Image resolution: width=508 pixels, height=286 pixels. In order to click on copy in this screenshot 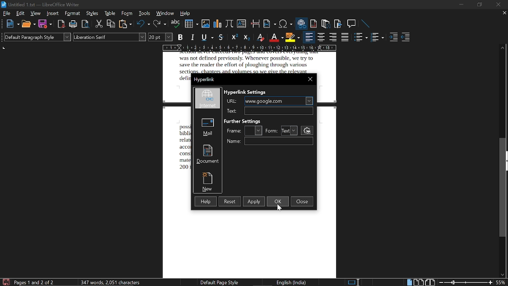, I will do `click(111, 24)`.